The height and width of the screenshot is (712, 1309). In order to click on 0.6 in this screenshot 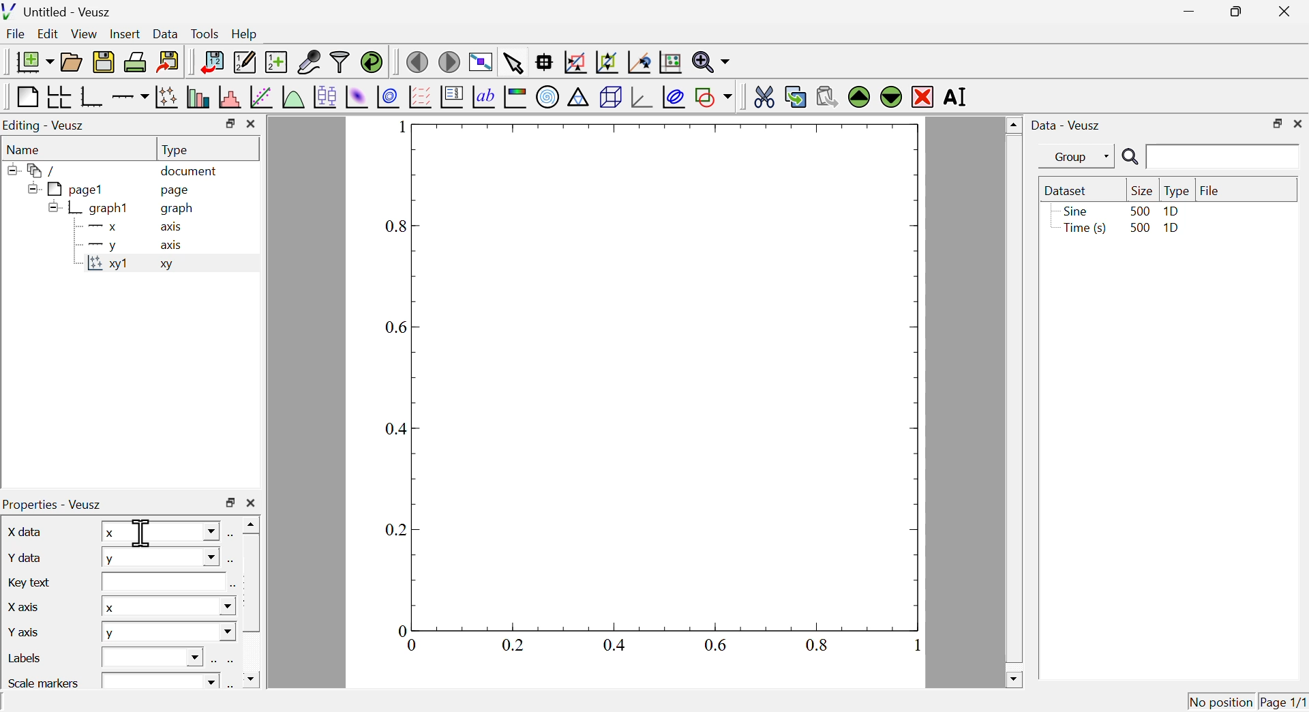, I will do `click(717, 644)`.